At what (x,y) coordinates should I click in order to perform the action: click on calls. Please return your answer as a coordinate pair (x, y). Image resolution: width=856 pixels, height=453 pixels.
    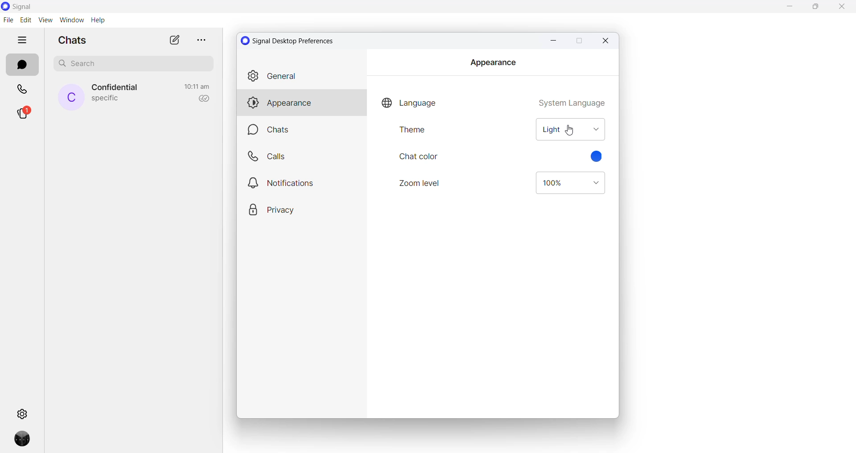
    Looking at the image, I should click on (23, 91).